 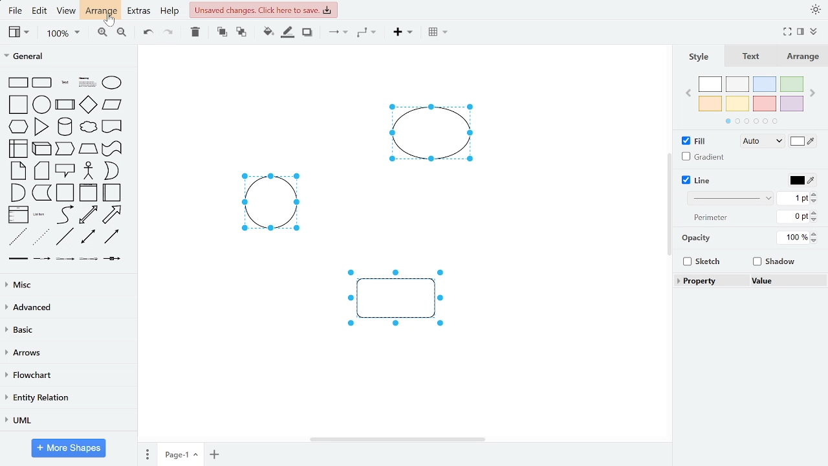 What do you see at coordinates (89, 105) in the screenshot?
I see `diamond` at bounding box center [89, 105].